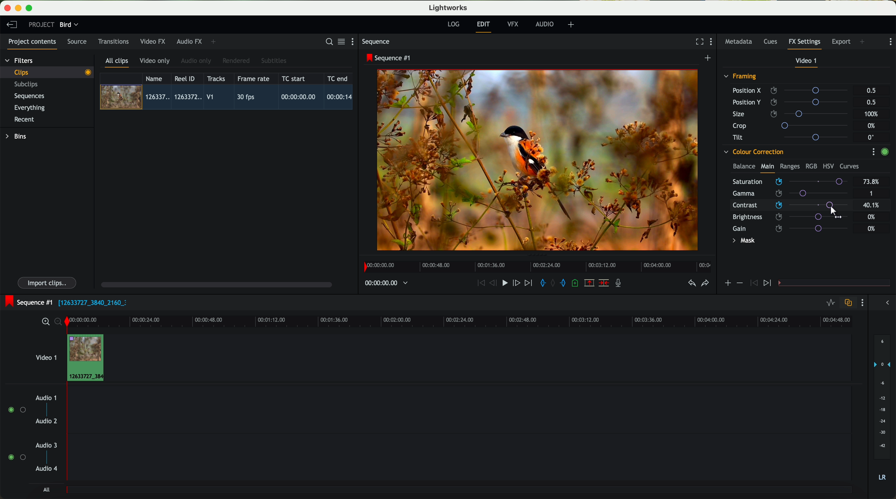 The image size is (896, 499). Describe the element at coordinates (621, 284) in the screenshot. I see `record a voice-over` at that location.